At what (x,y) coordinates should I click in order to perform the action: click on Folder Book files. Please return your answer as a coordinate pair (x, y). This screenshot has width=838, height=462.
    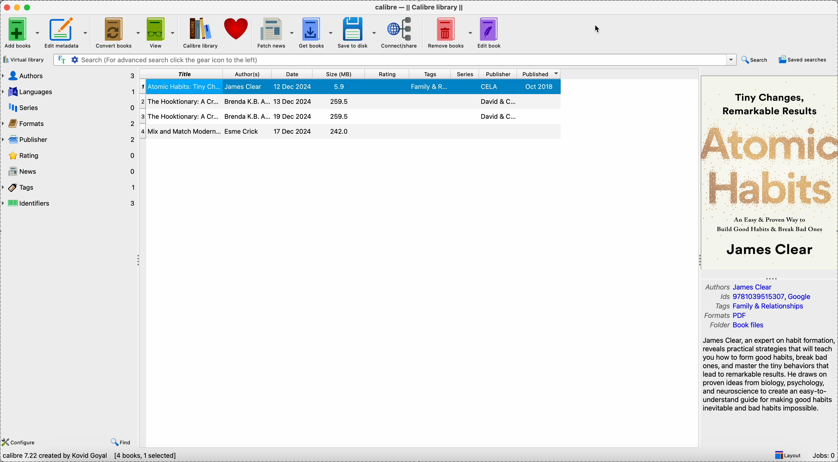
    Looking at the image, I should click on (738, 326).